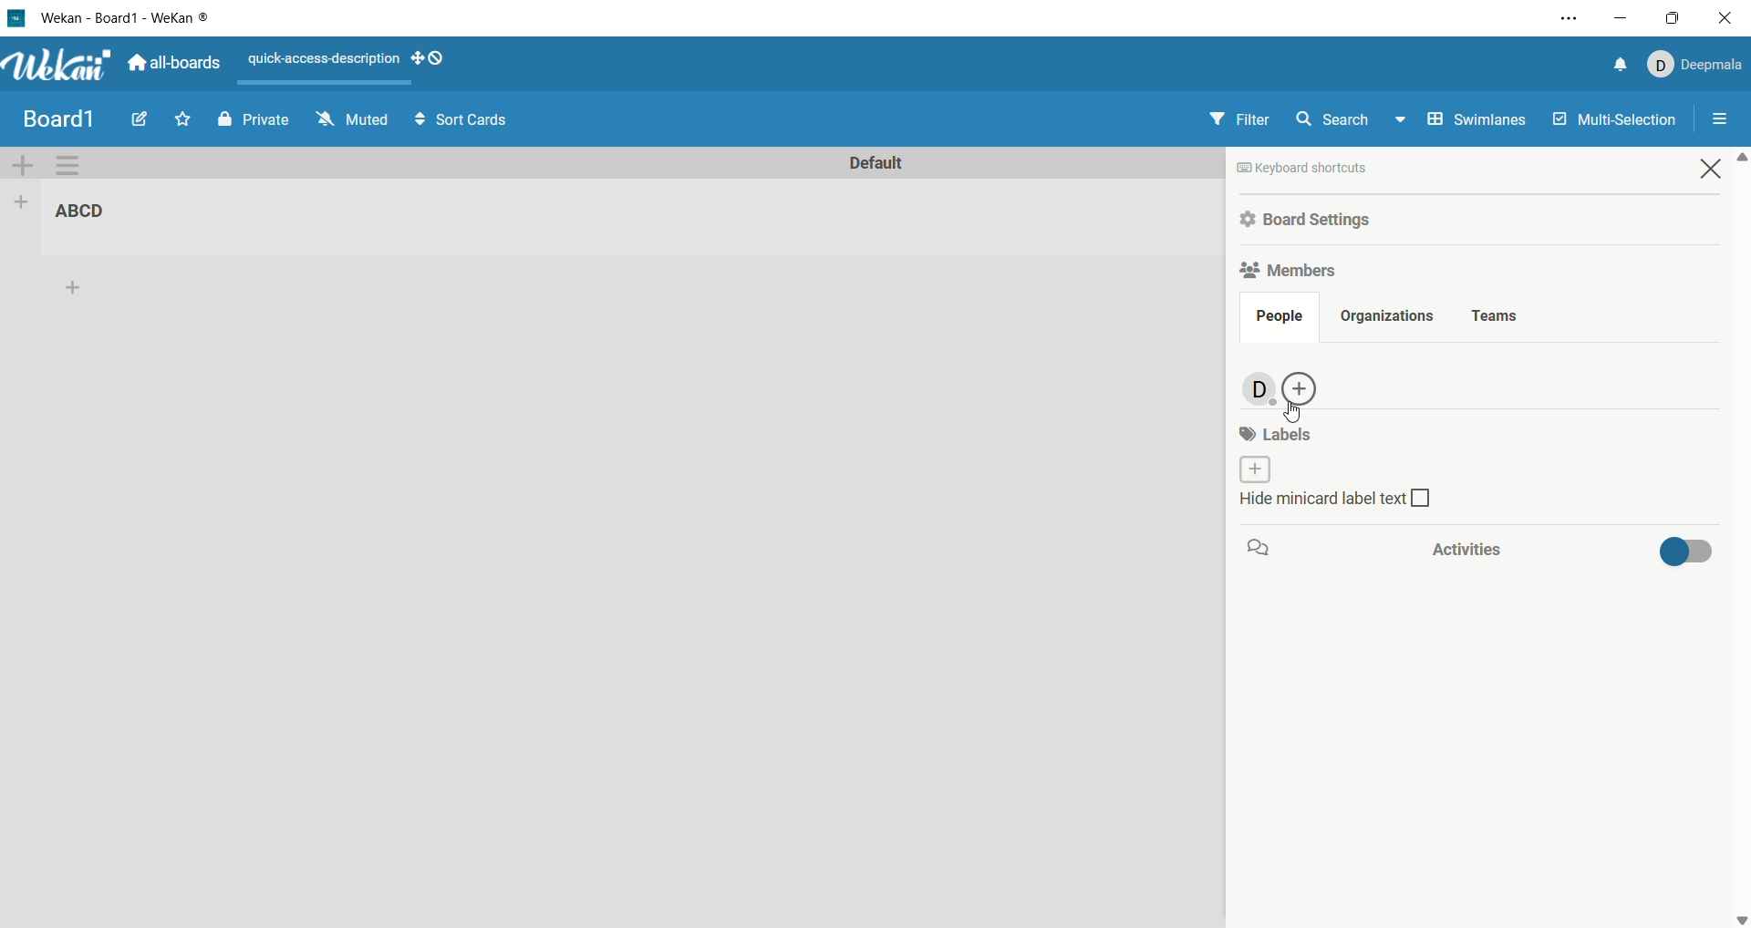  What do you see at coordinates (1263, 549) in the screenshot?
I see `comment` at bounding box center [1263, 549].